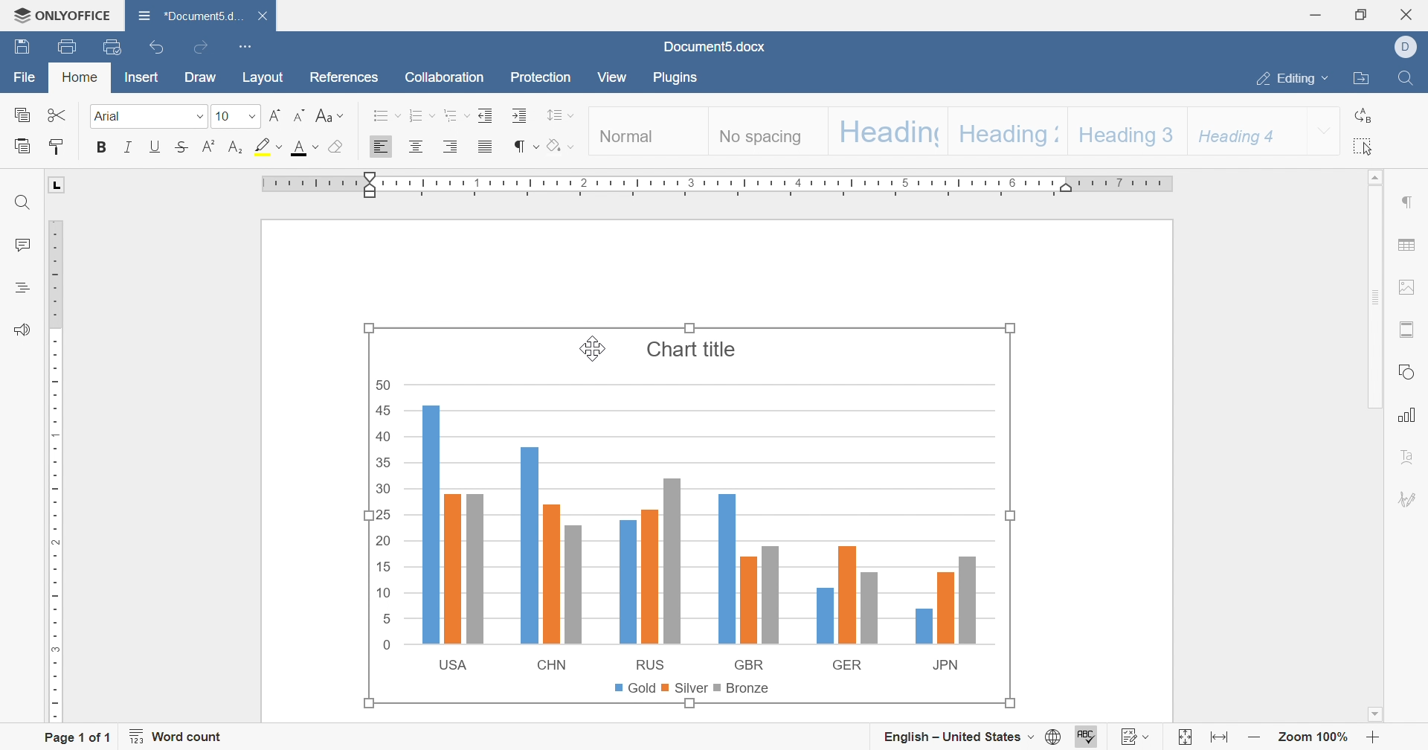 Image resolution: width=1428 pixels, height=750 pixels. I want to click on Align Left, so click(382, 147).